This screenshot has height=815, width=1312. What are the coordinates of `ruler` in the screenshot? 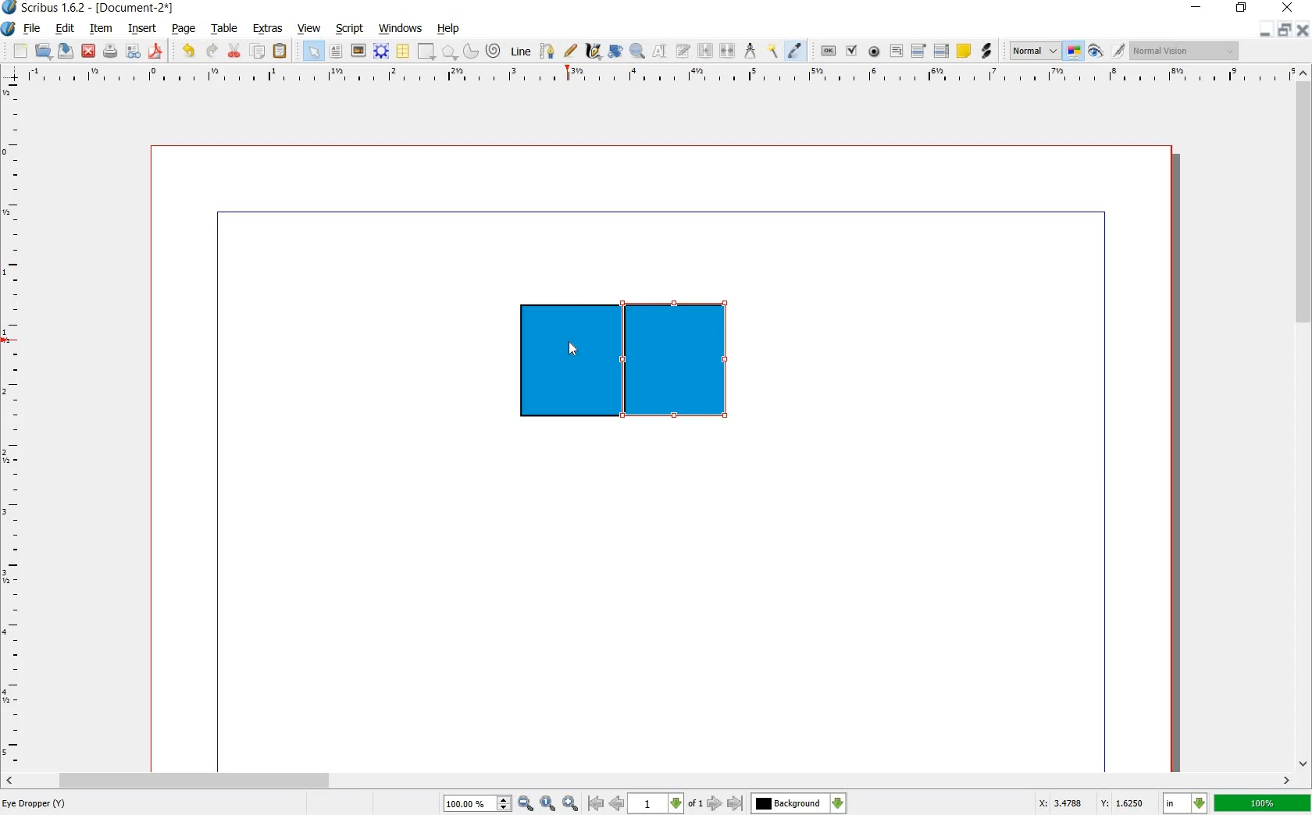 It's located at (13, 425).